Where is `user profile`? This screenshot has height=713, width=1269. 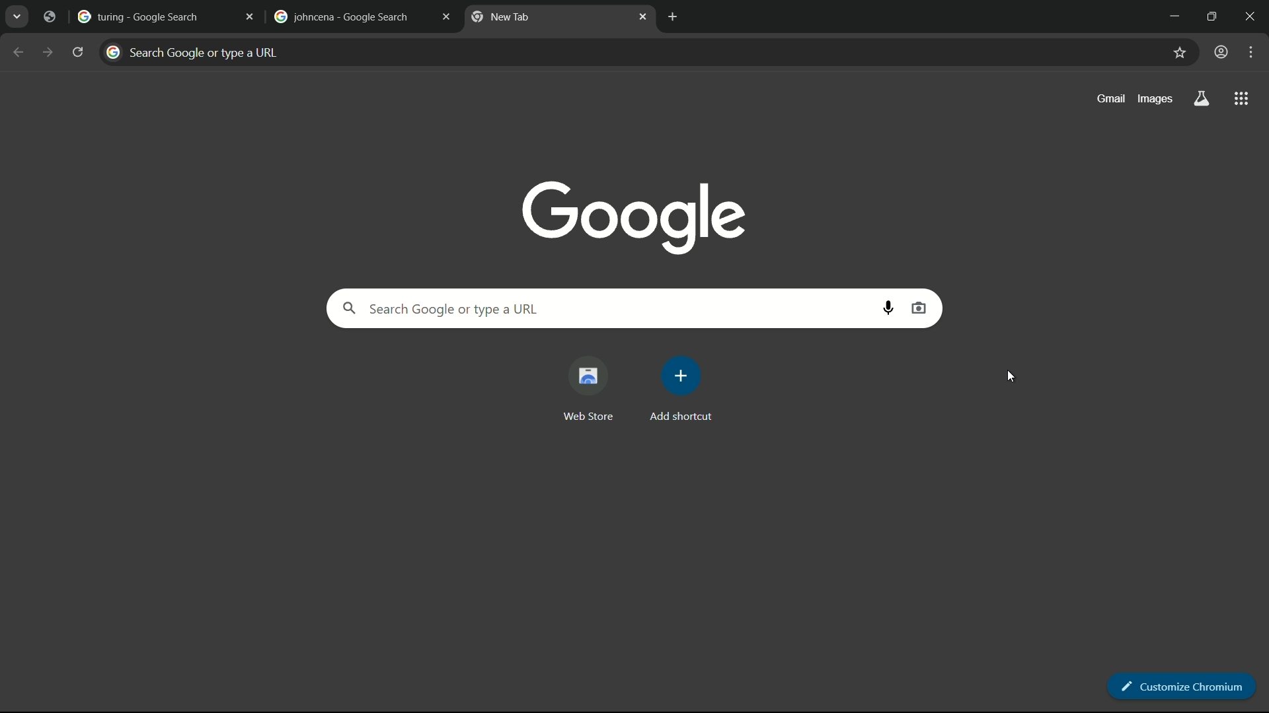 user profile is located at coordinates (1217, 51).